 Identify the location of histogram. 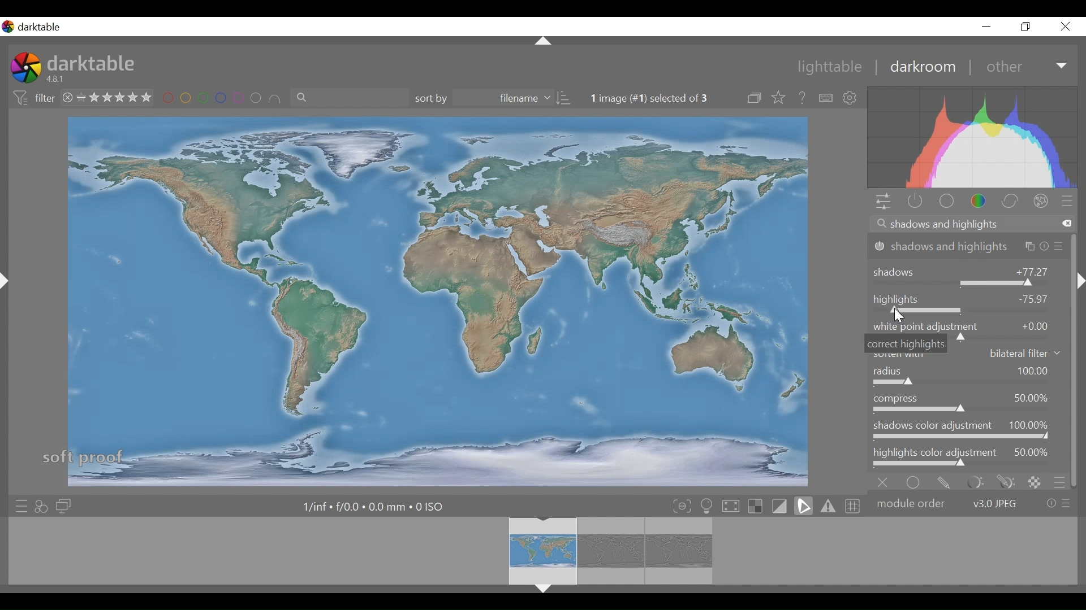
(973, 137).